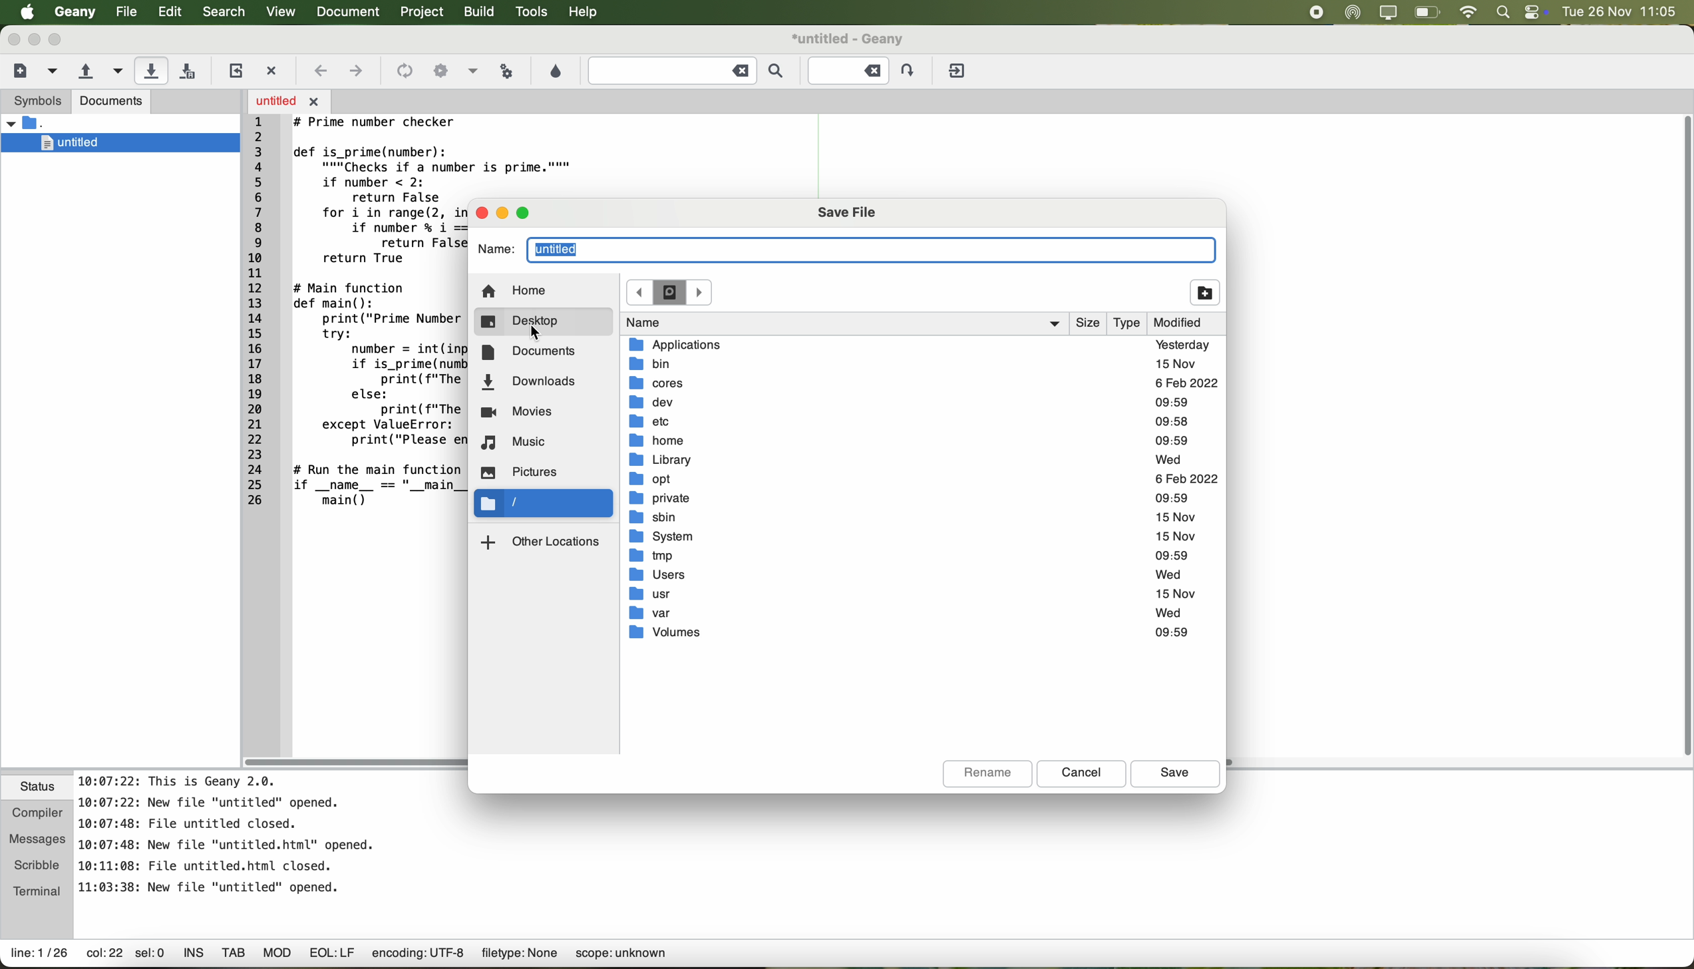  Describe the element at coordinates (439, 69) in the screenshot. I see `icon` at that location.